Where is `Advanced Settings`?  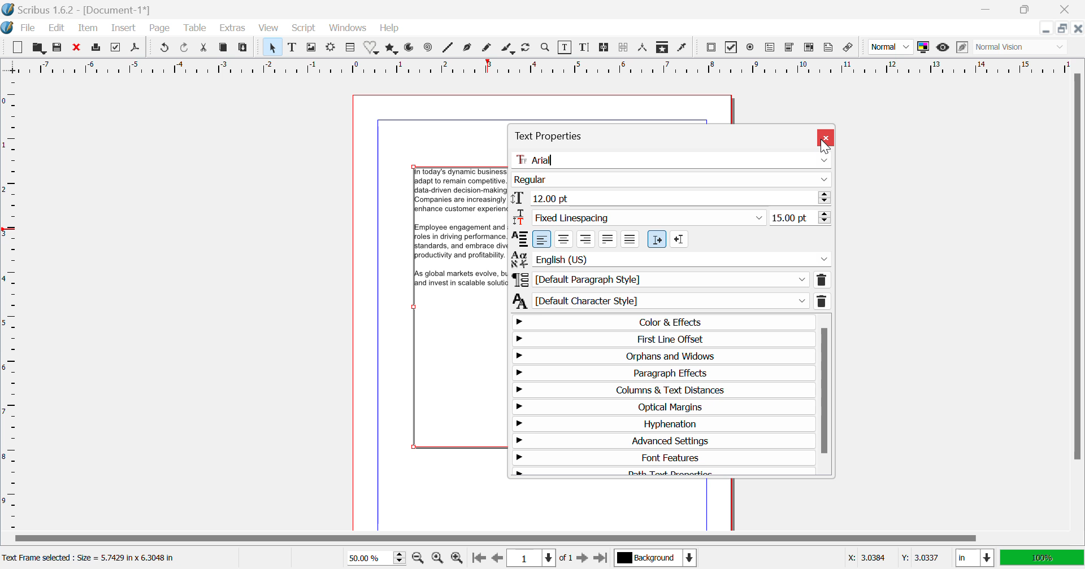 Advanced Settings is located at coordinates (661, 440).